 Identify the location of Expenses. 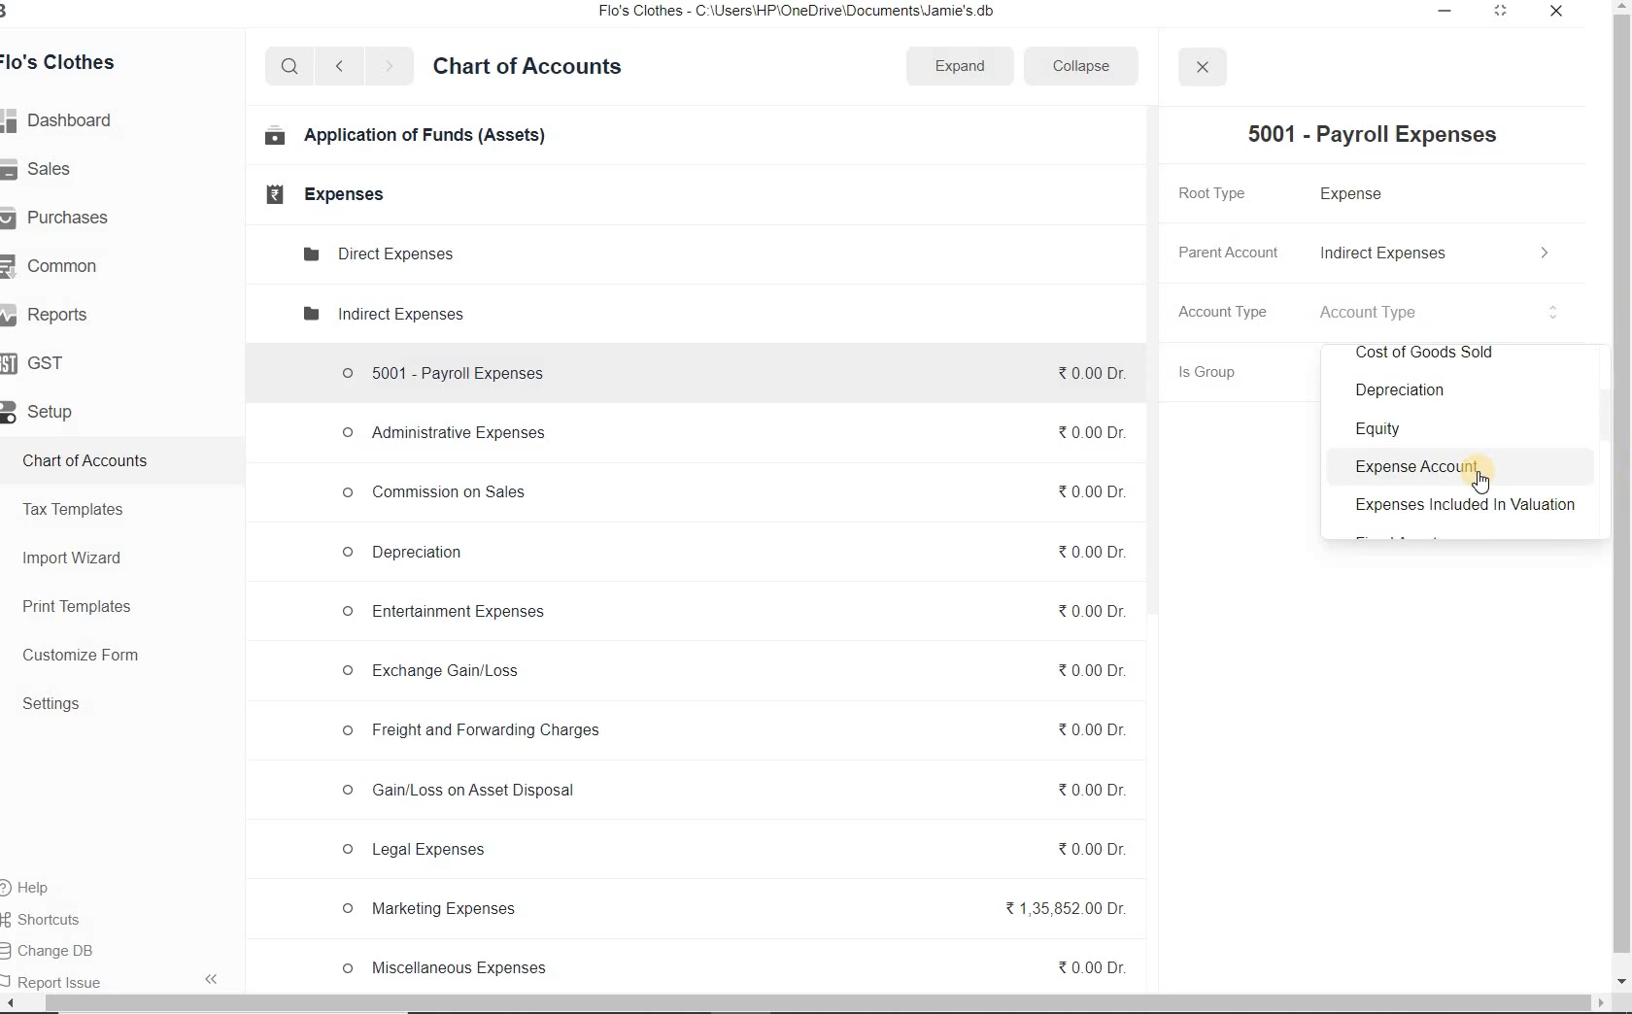
(323, 195).